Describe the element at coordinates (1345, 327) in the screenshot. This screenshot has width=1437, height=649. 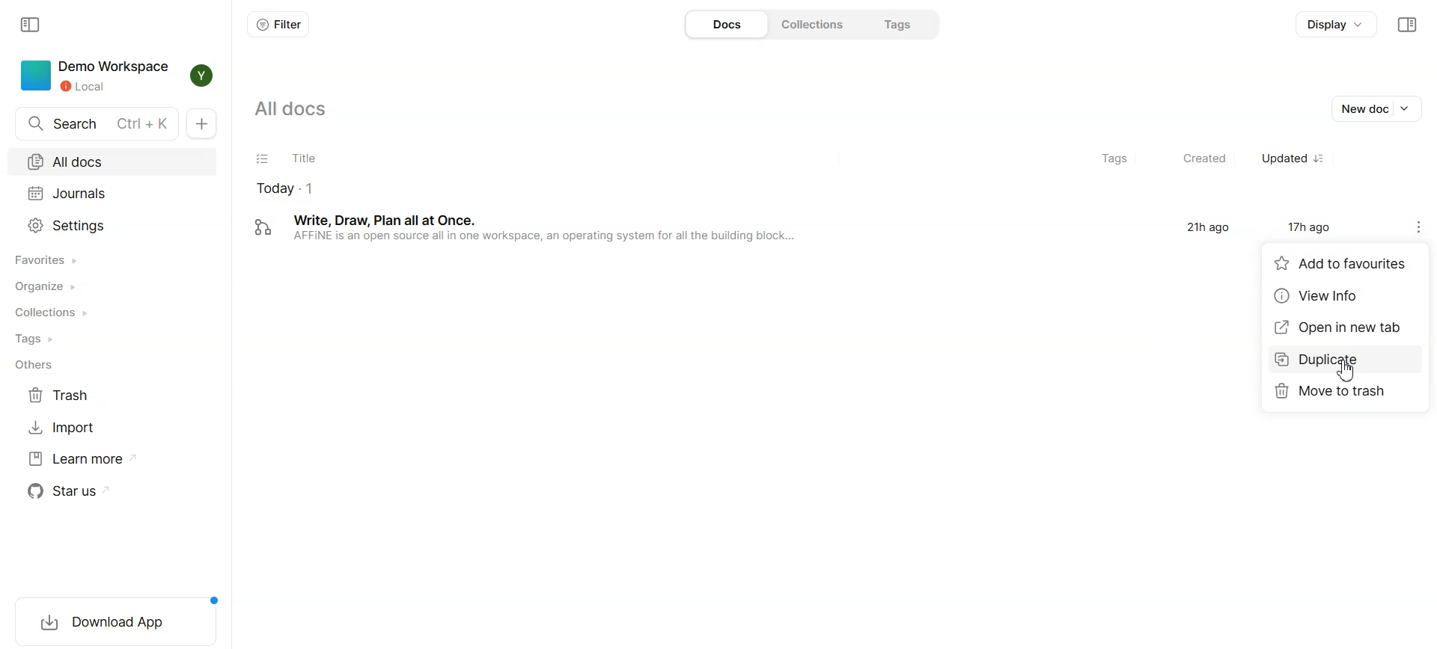
I see `Open in new tab` at that location.